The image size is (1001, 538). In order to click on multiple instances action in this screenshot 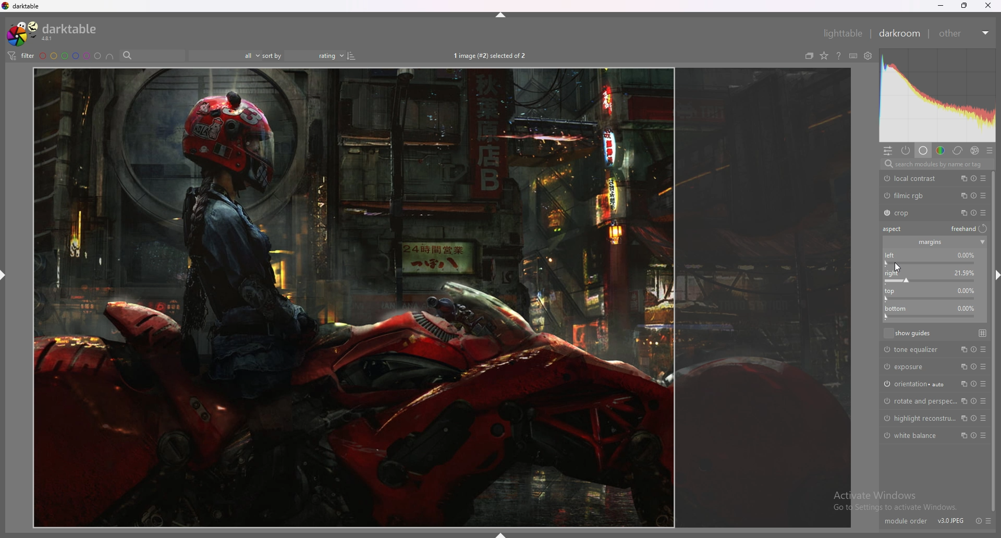, I will do `click(962, 418)`.